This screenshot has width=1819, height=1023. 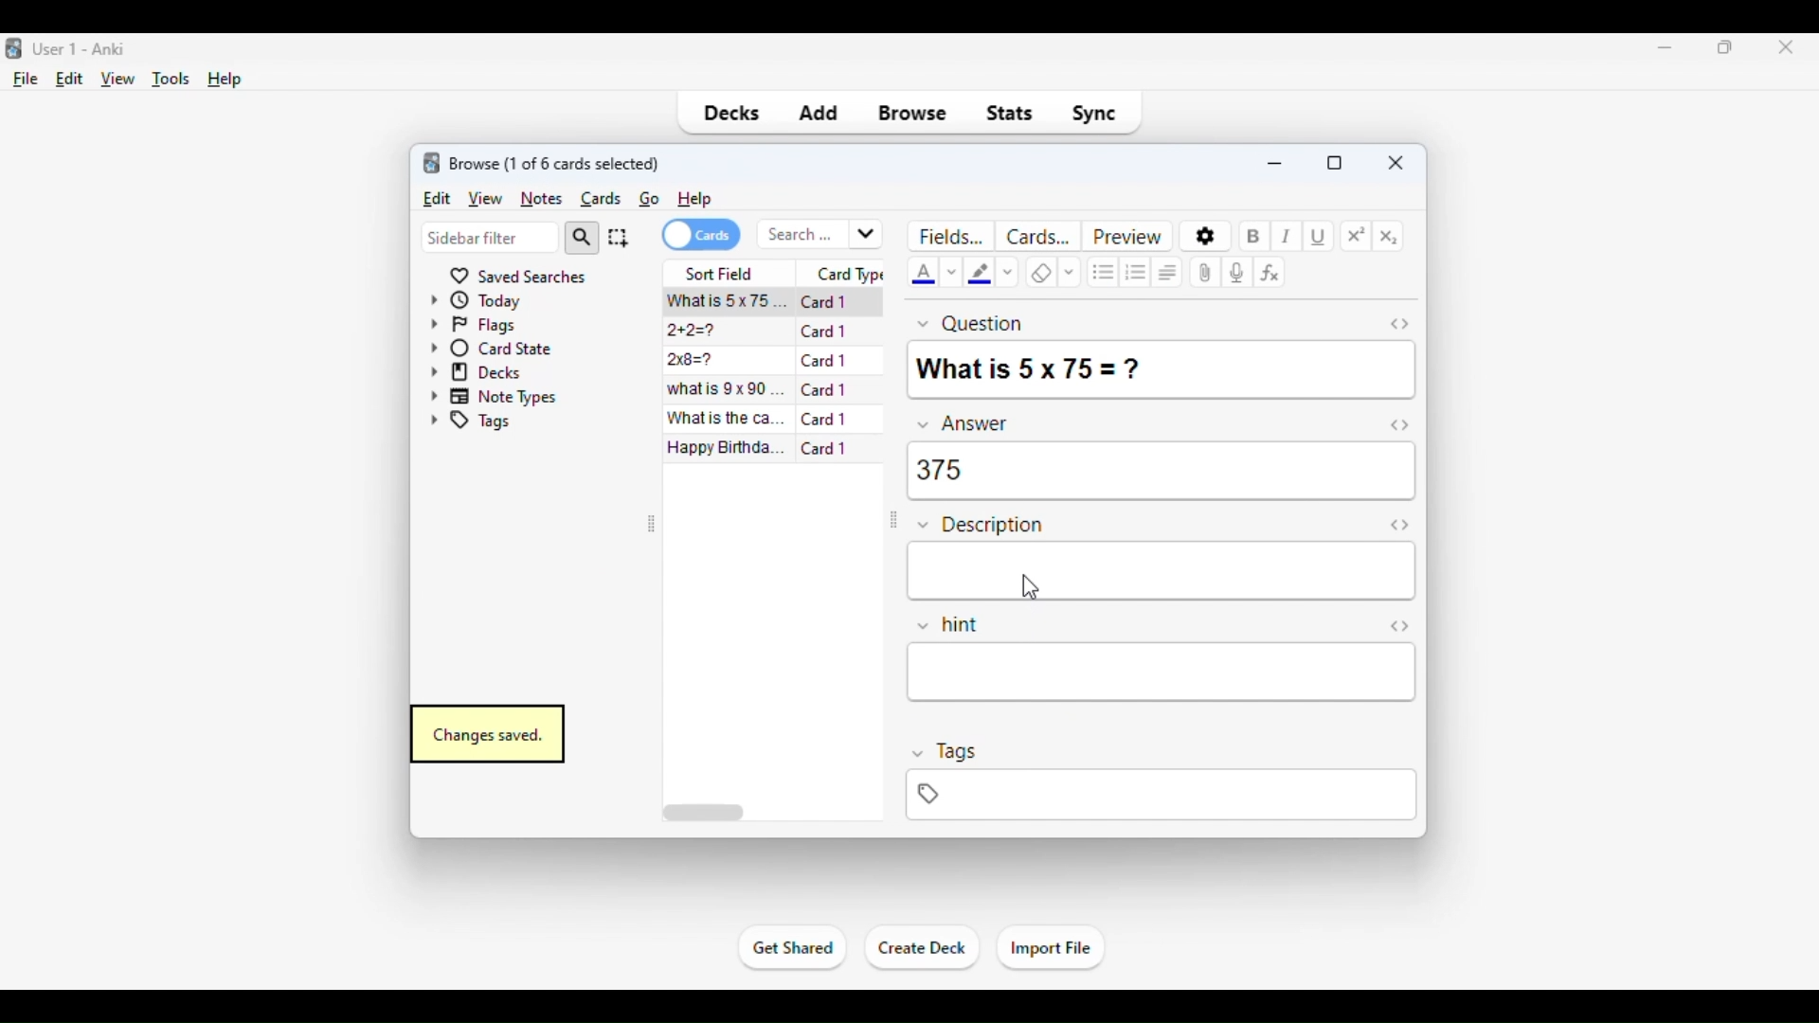 I want to click on bold, so click(x=1252, y=237).